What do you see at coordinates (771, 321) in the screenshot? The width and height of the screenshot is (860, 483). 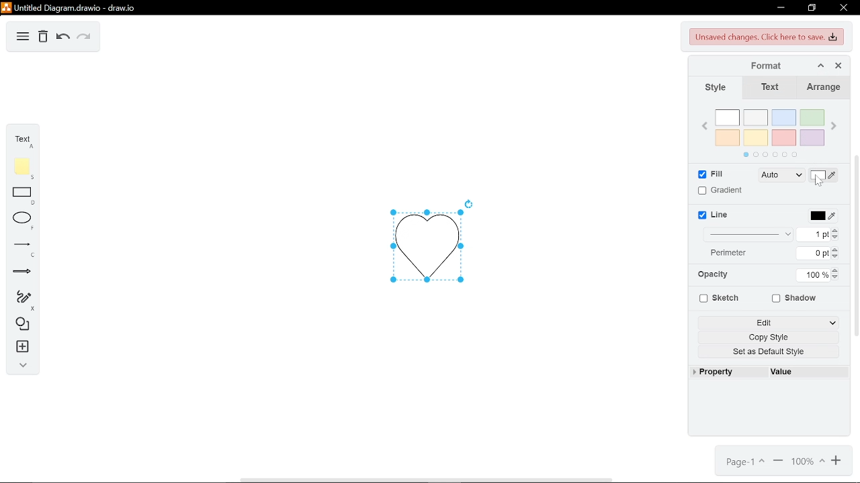 I see `edit` at bounding box center [771, 321].